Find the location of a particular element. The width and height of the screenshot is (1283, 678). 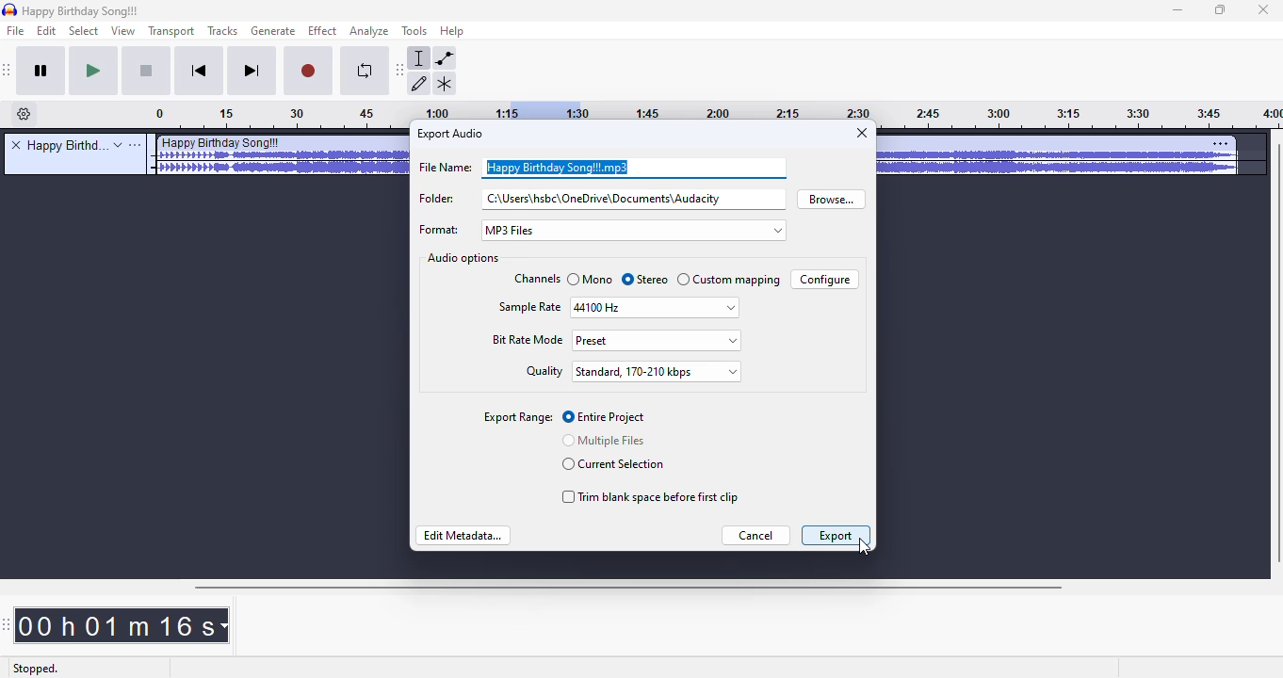

tracks is located at coordinates (223, 30).